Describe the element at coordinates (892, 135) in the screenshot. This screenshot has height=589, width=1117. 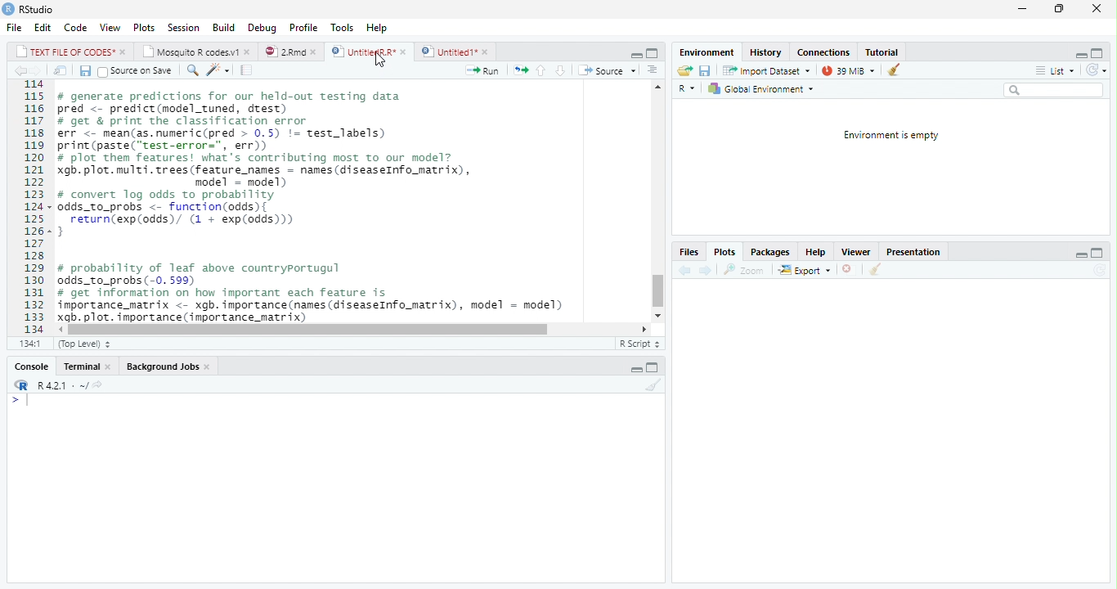
I see `Environment is empty` at that location.